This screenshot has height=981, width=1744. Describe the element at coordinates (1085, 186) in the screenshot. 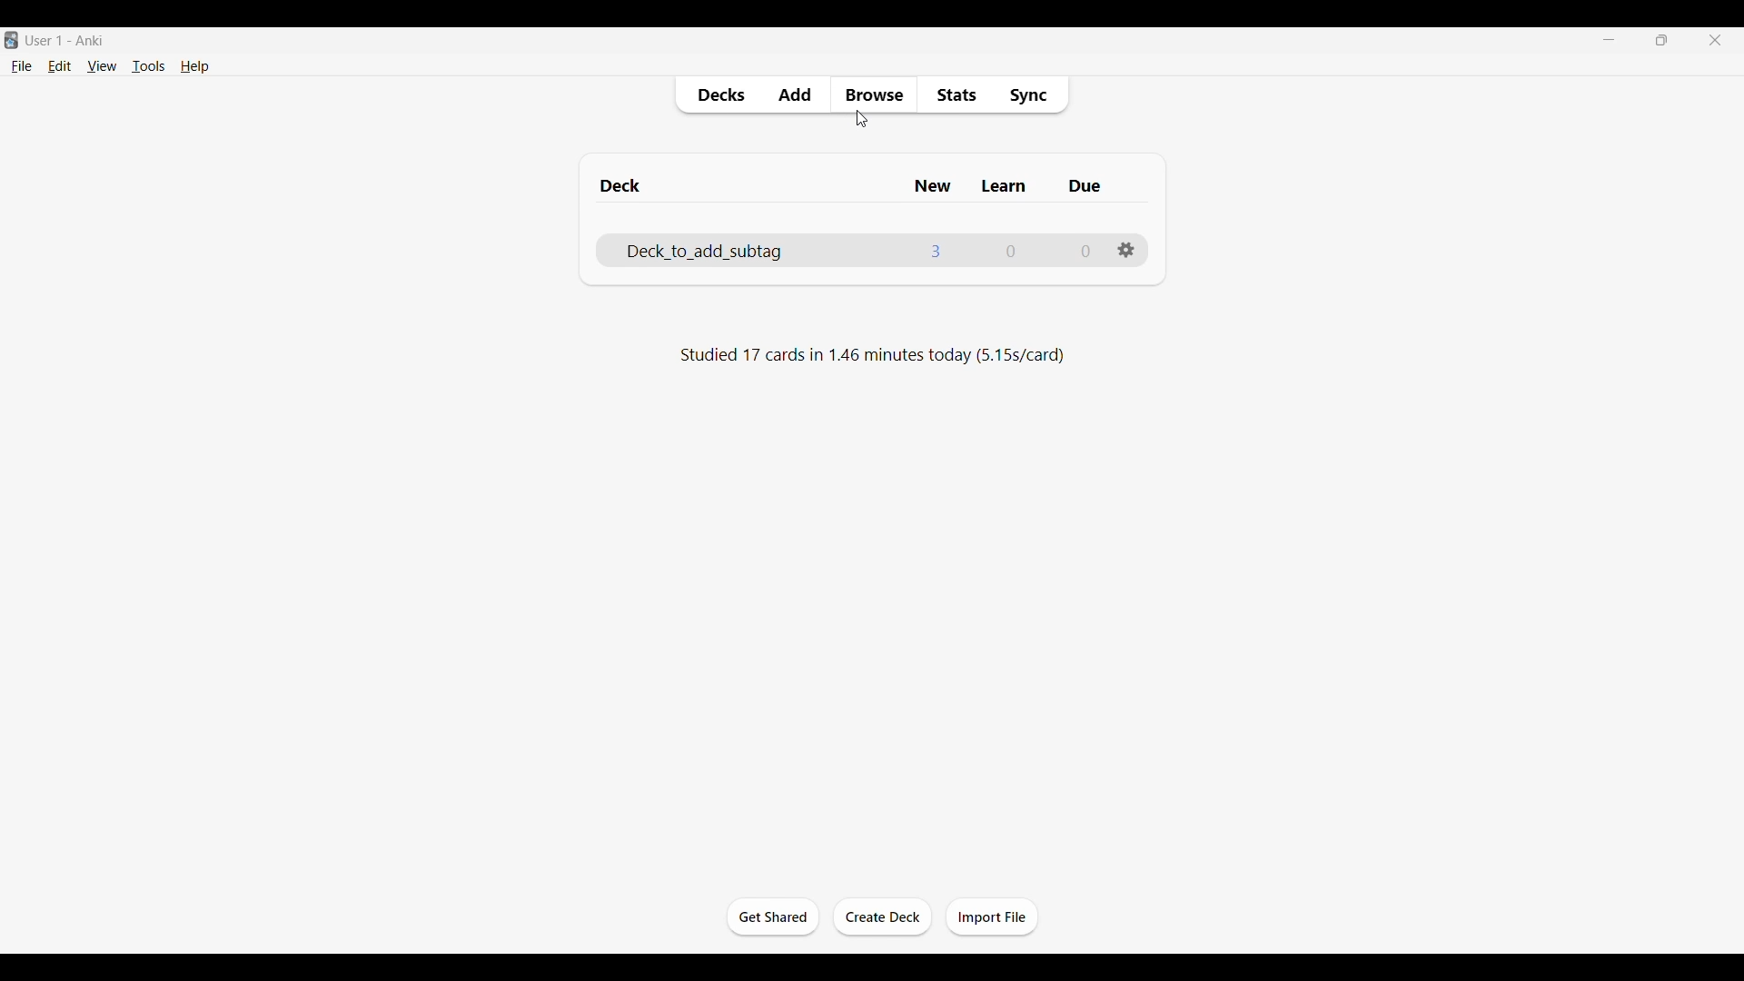

I see `Column for due cards` at that location.